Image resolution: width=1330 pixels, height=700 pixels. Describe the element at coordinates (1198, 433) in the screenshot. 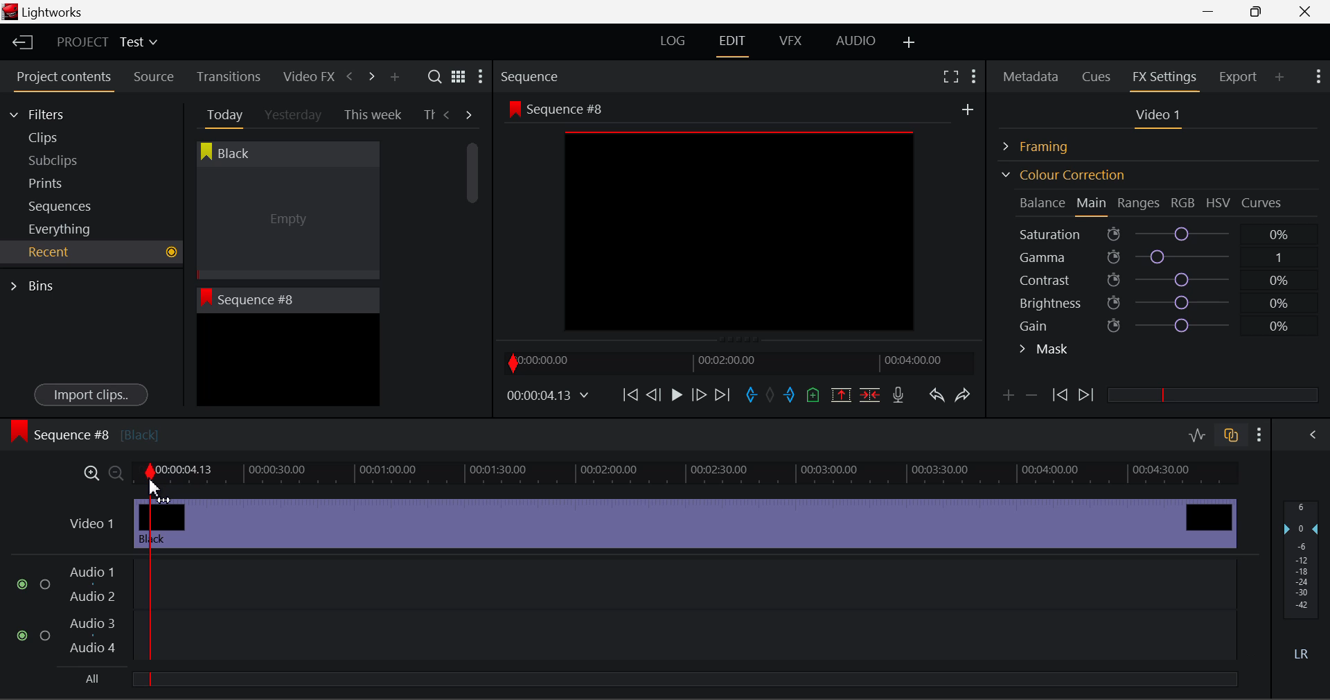

I see `Toggle audio editing levels` at that location.